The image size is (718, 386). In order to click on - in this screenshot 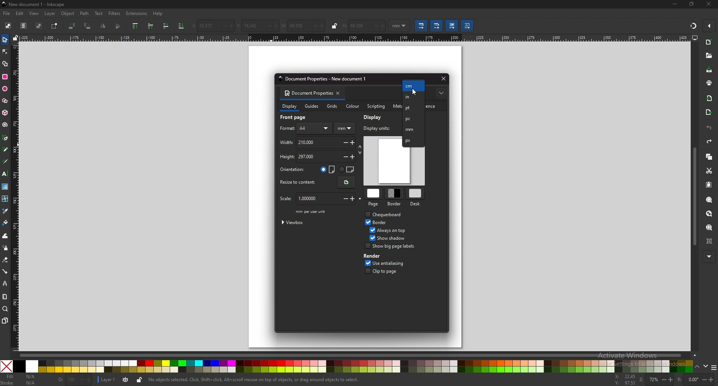, I will do `click(265, 26)`.